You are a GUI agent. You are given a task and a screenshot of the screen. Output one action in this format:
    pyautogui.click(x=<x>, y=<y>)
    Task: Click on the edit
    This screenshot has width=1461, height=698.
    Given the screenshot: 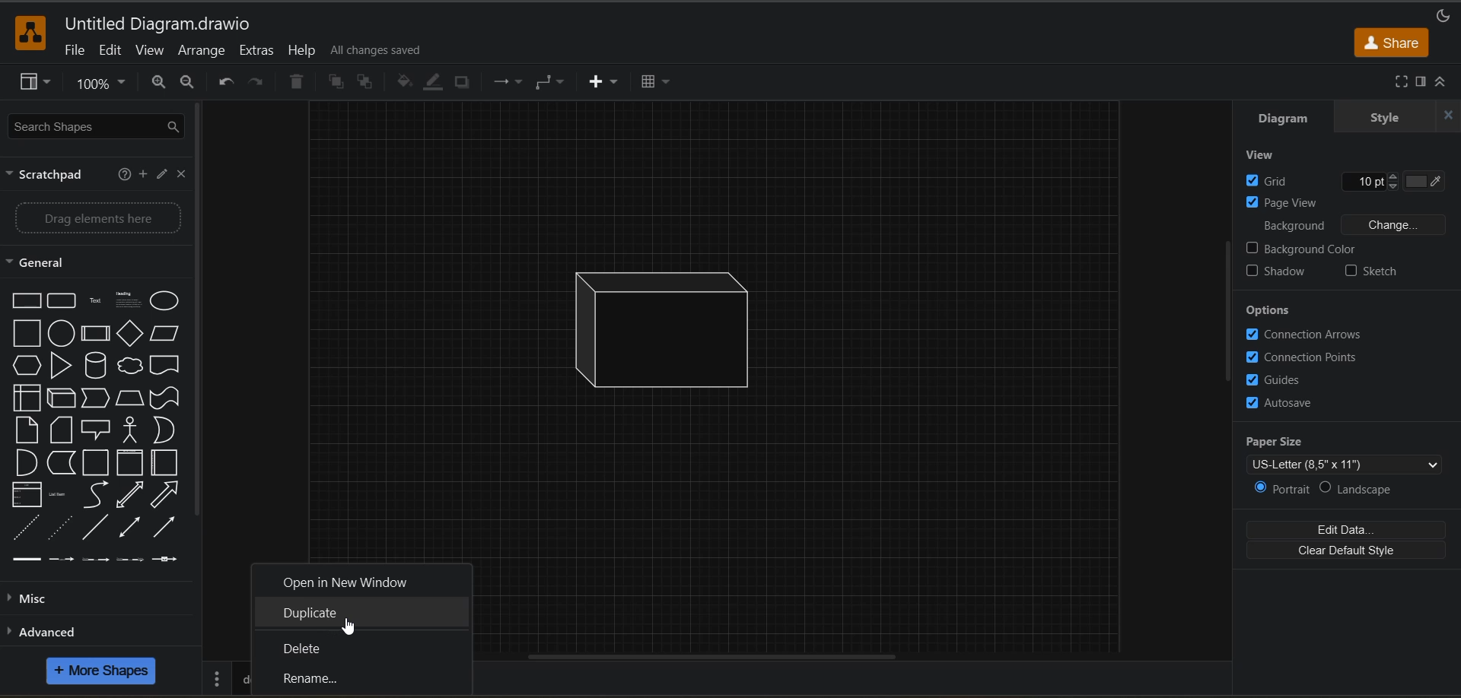 What is the action you would take?
    pyautogui.click(x=160, y=176)
    